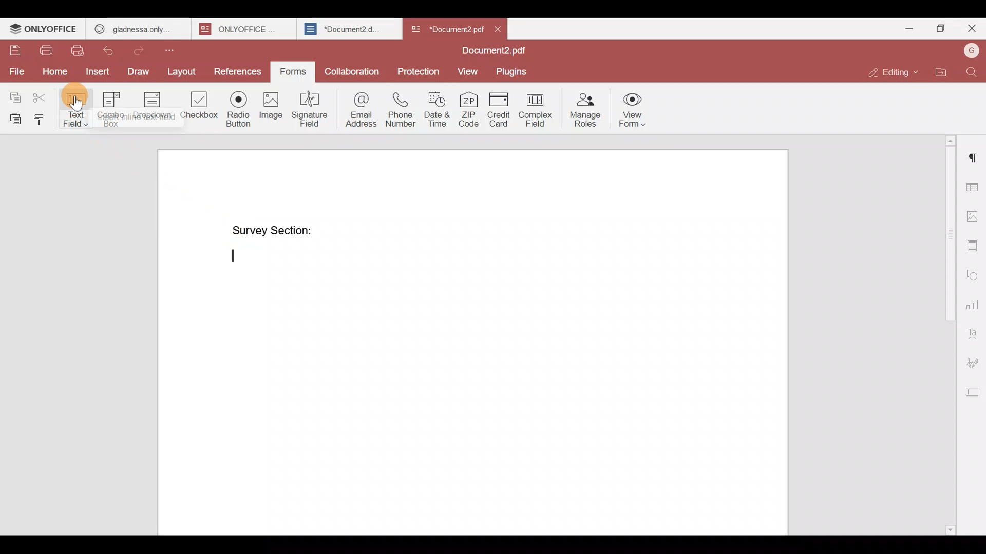  Describe the element at coordinates (12, 117) in the screenshot. I see `Paste` at that location.